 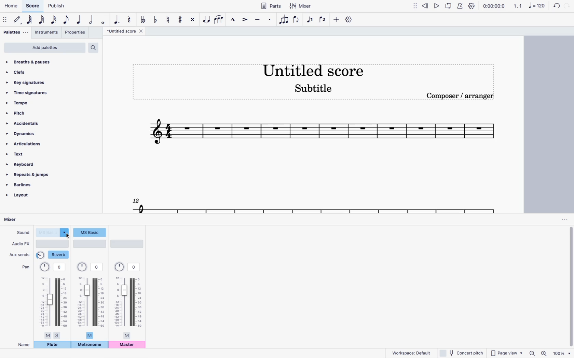 I want to click on audio fx, so click(x=21, y=244).